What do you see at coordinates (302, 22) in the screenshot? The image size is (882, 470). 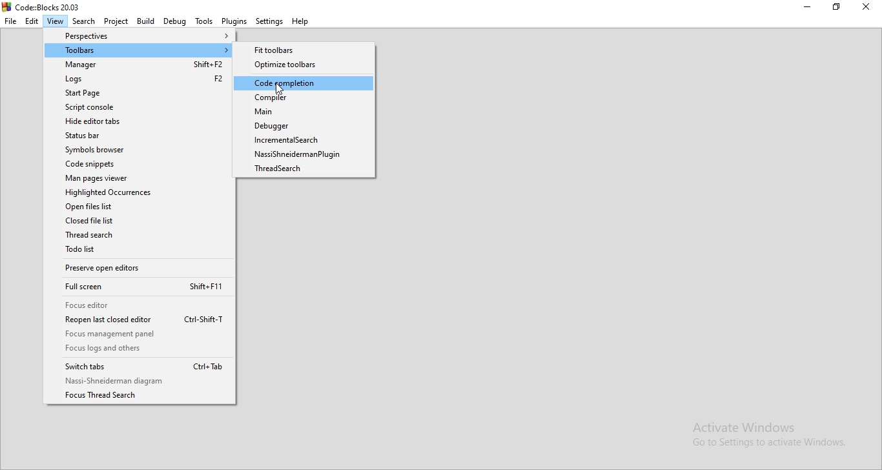 I see `Help` at bounding box center [302, 22].